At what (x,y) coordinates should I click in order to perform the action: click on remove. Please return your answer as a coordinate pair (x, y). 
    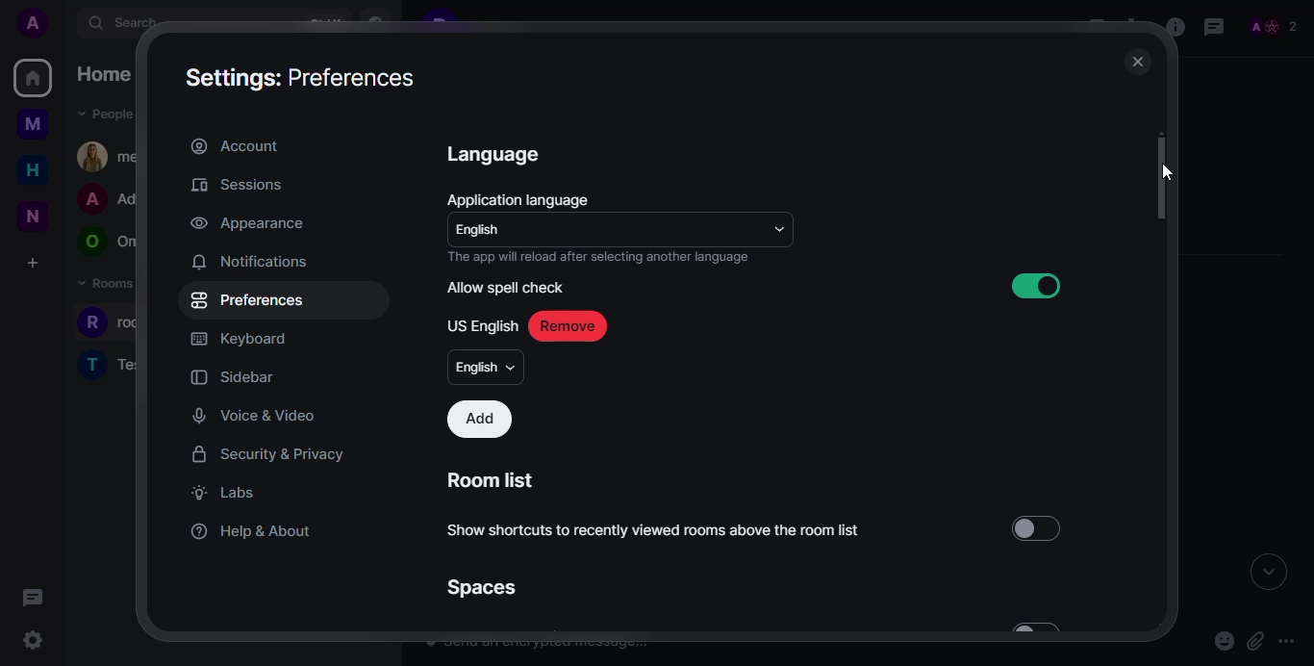
    Looking at the image, I should click on (567, 326).